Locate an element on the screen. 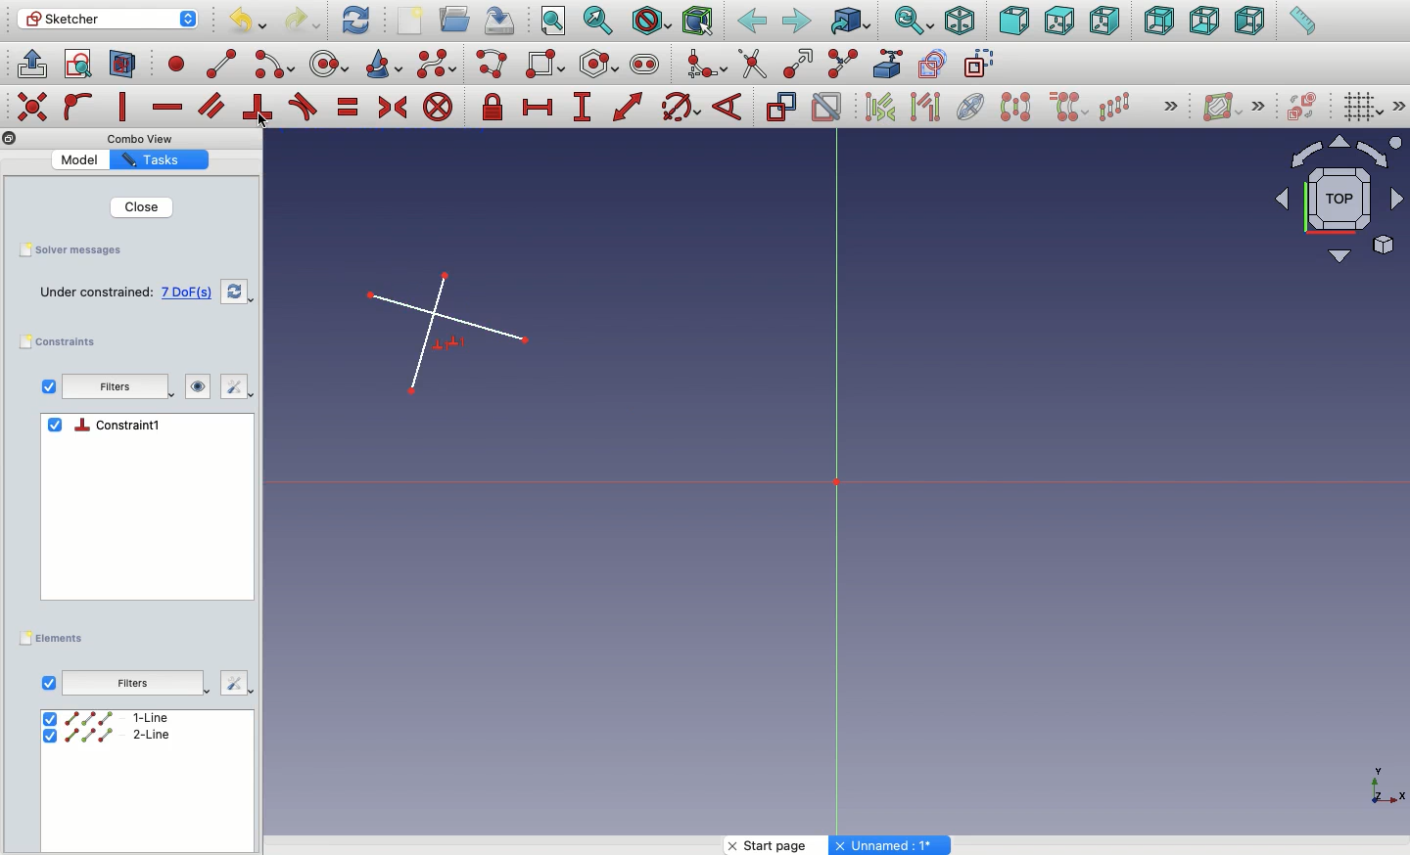 The height and width of the screenshot is (855, 1410). Create fillet is located at coordinates (705, 65).